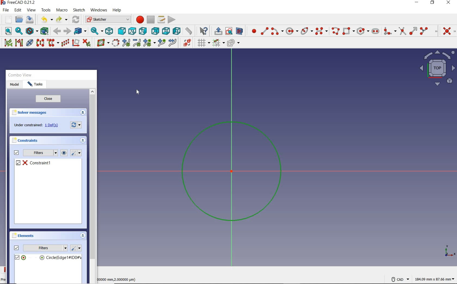 The height and width of the screenshot is (284, 457). Describe the element at coordinates (45, 30) in the screenshot. I see `bounding box` at that location.